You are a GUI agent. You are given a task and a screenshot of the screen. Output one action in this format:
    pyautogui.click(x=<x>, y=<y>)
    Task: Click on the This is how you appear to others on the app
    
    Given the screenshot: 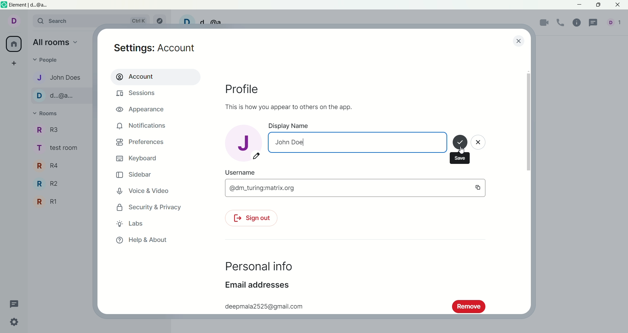 What is the action you would take?
    pyautogui.click(x=287, y=106)
    